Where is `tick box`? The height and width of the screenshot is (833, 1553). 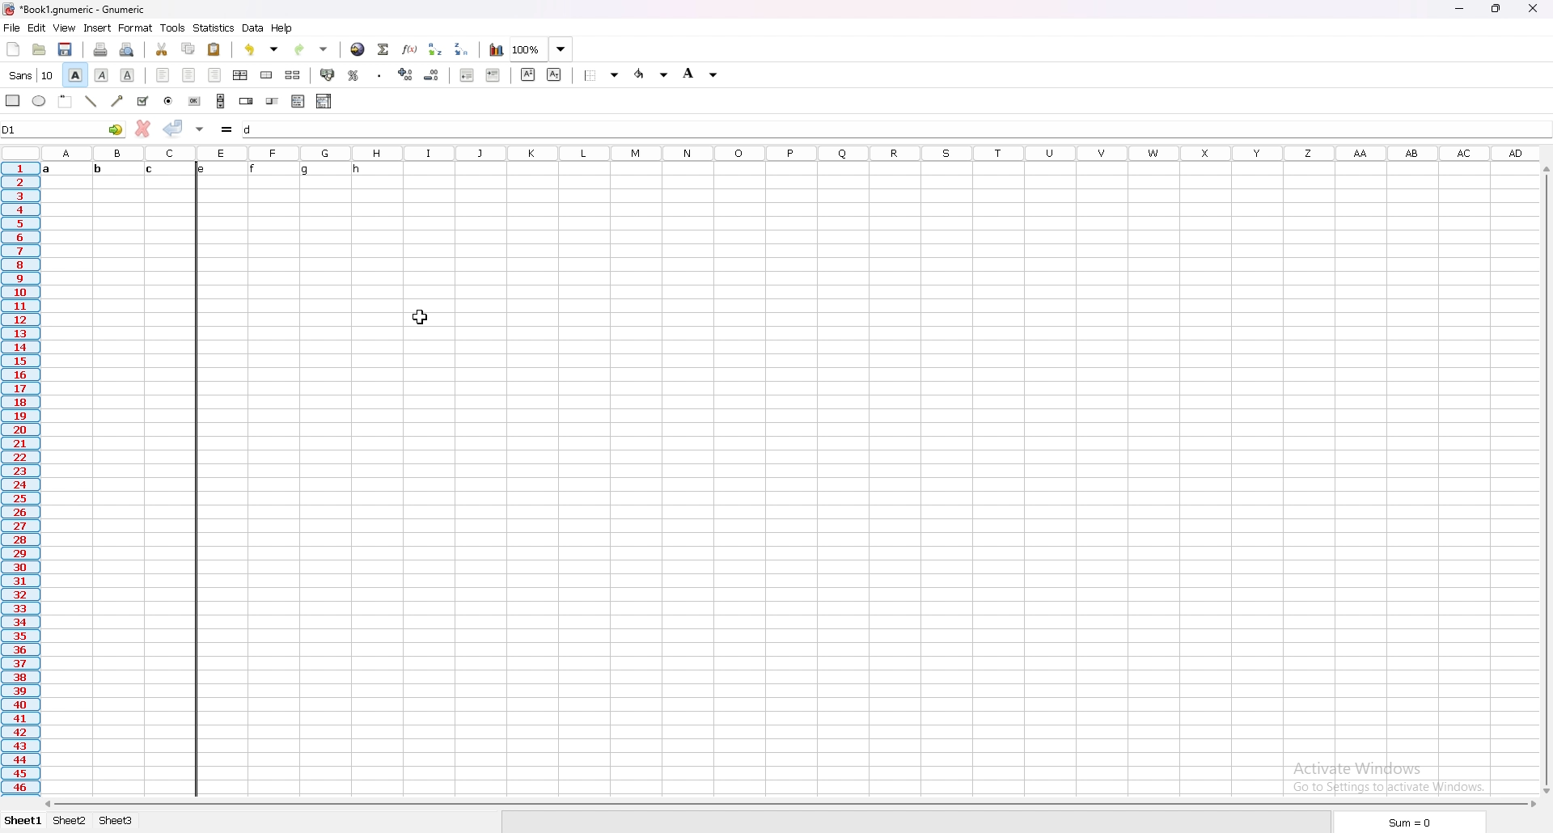 tick box is located at coordinates (143, 102).